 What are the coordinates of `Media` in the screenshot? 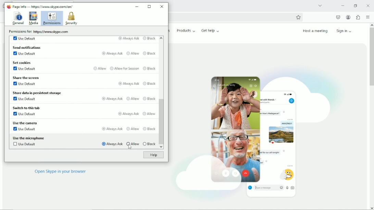 It's located at (33, 18).